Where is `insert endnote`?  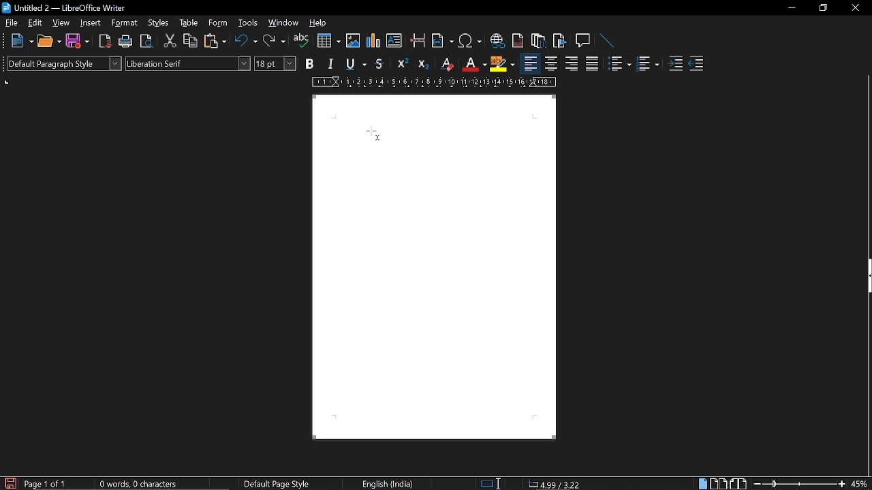
insert endnote is located at coordinates (538, 42).